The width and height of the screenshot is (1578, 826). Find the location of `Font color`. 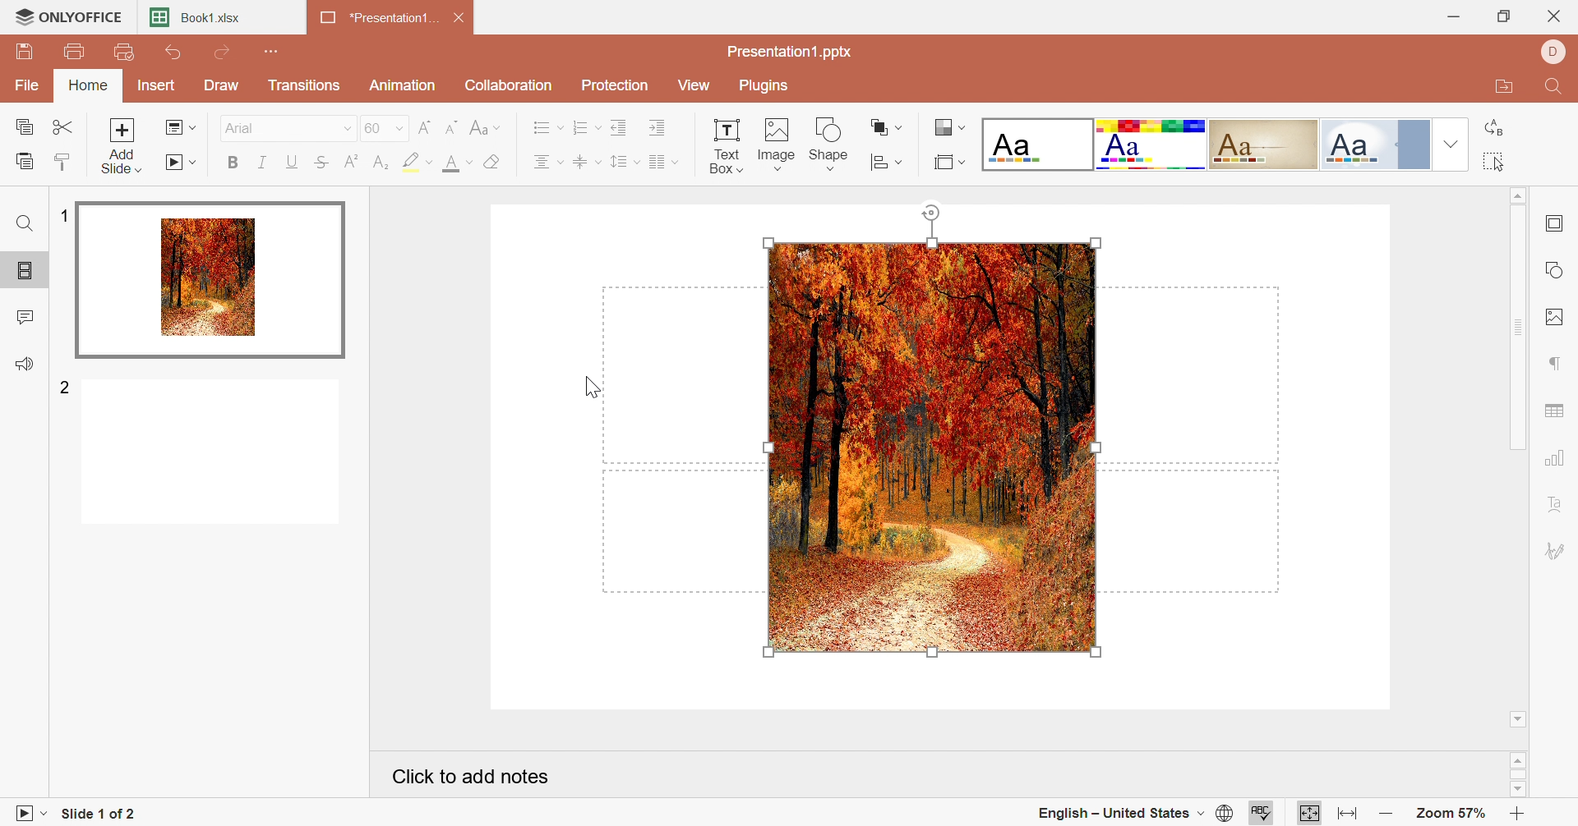

Font color is located at coordinates (461, 162).